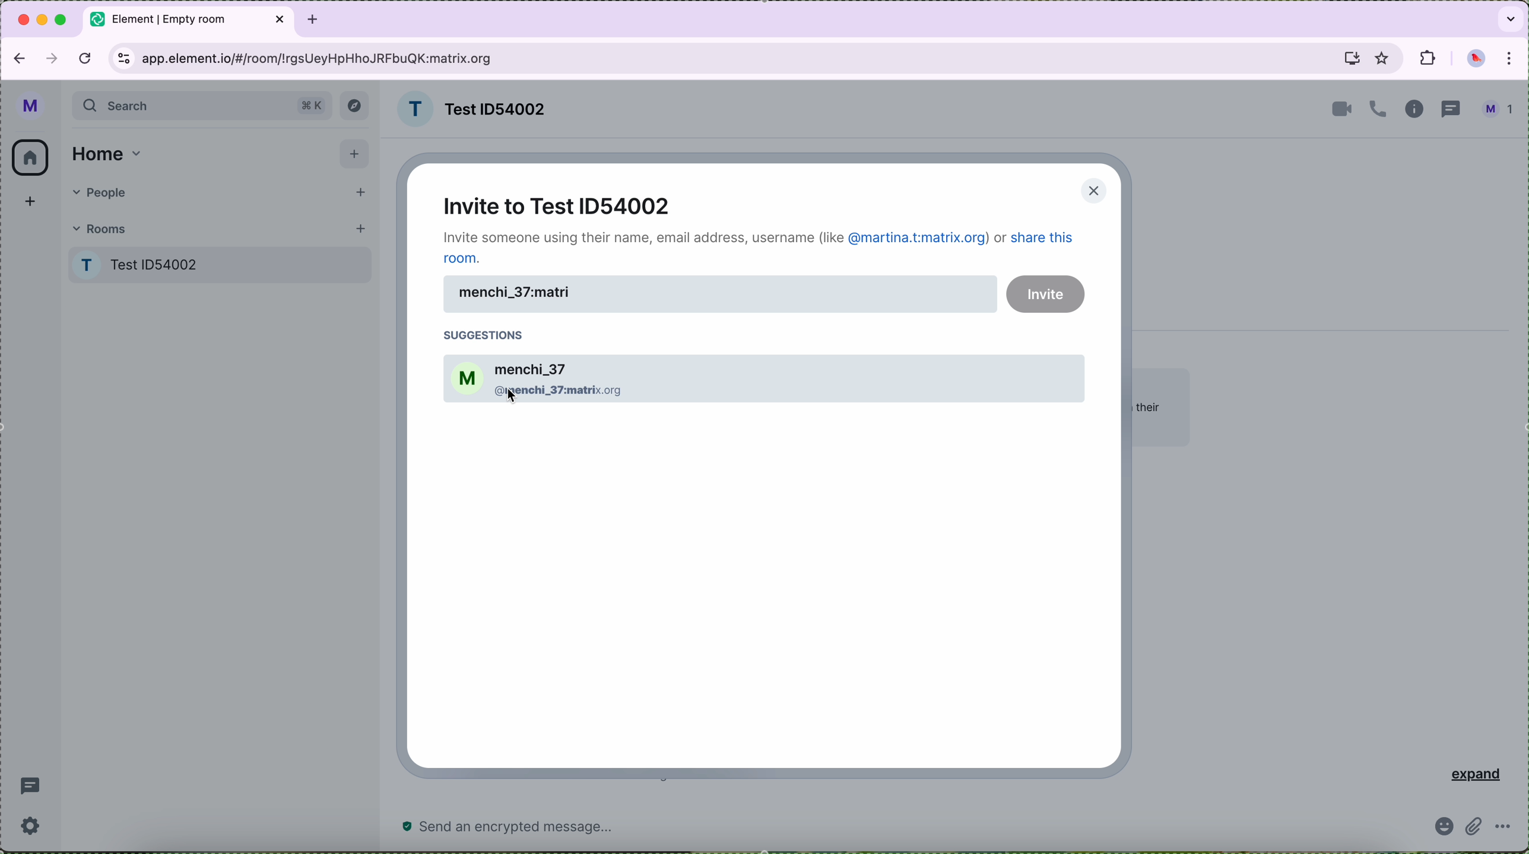 The width and height of the screenshot is (1529, 854). What do you see at coordinates (1504, 828) in the screenshot?
I see `more options` at bounding box center [1504, 828].